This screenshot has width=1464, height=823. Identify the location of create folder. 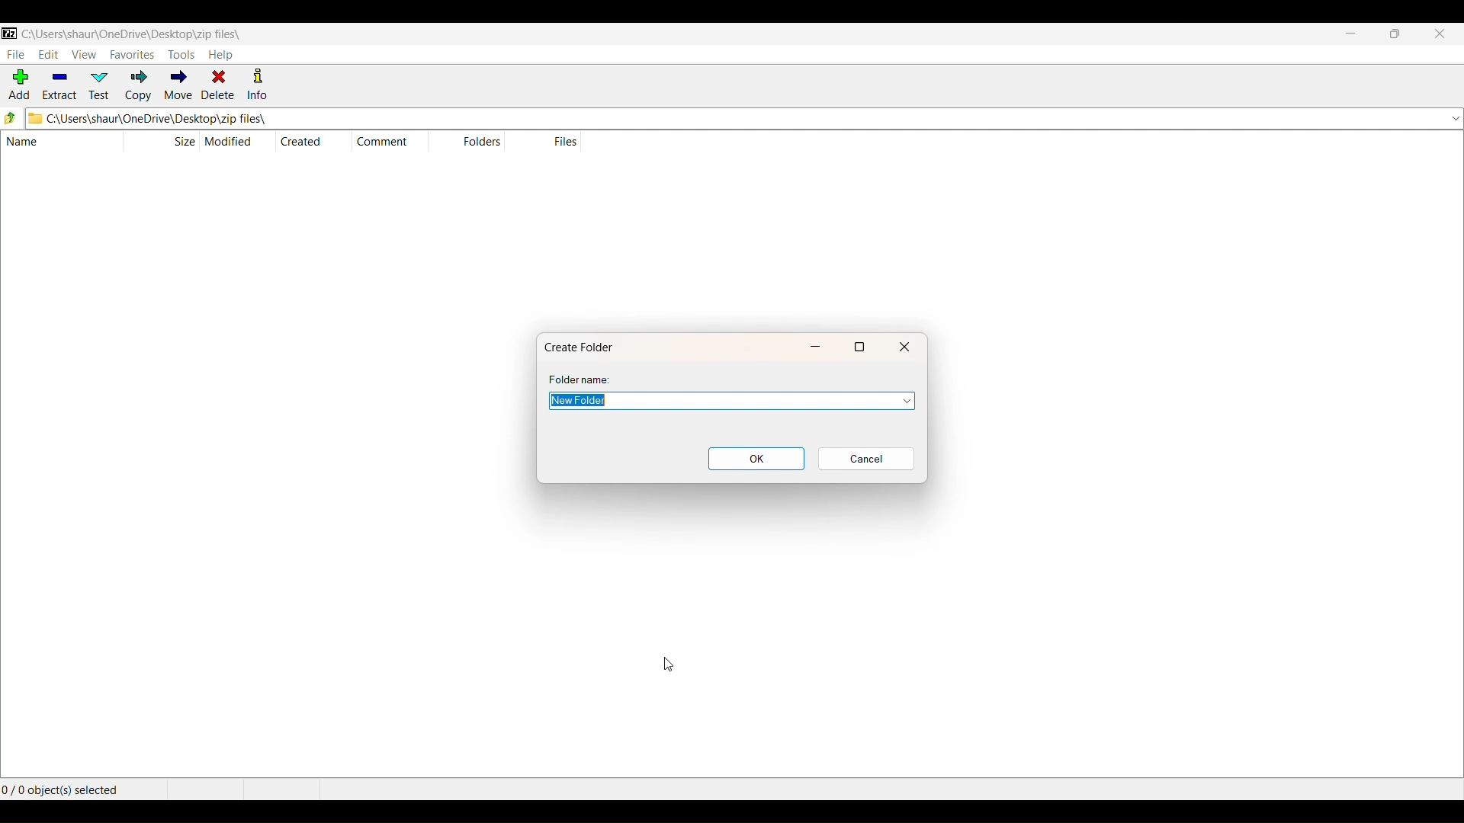
(584, 346).